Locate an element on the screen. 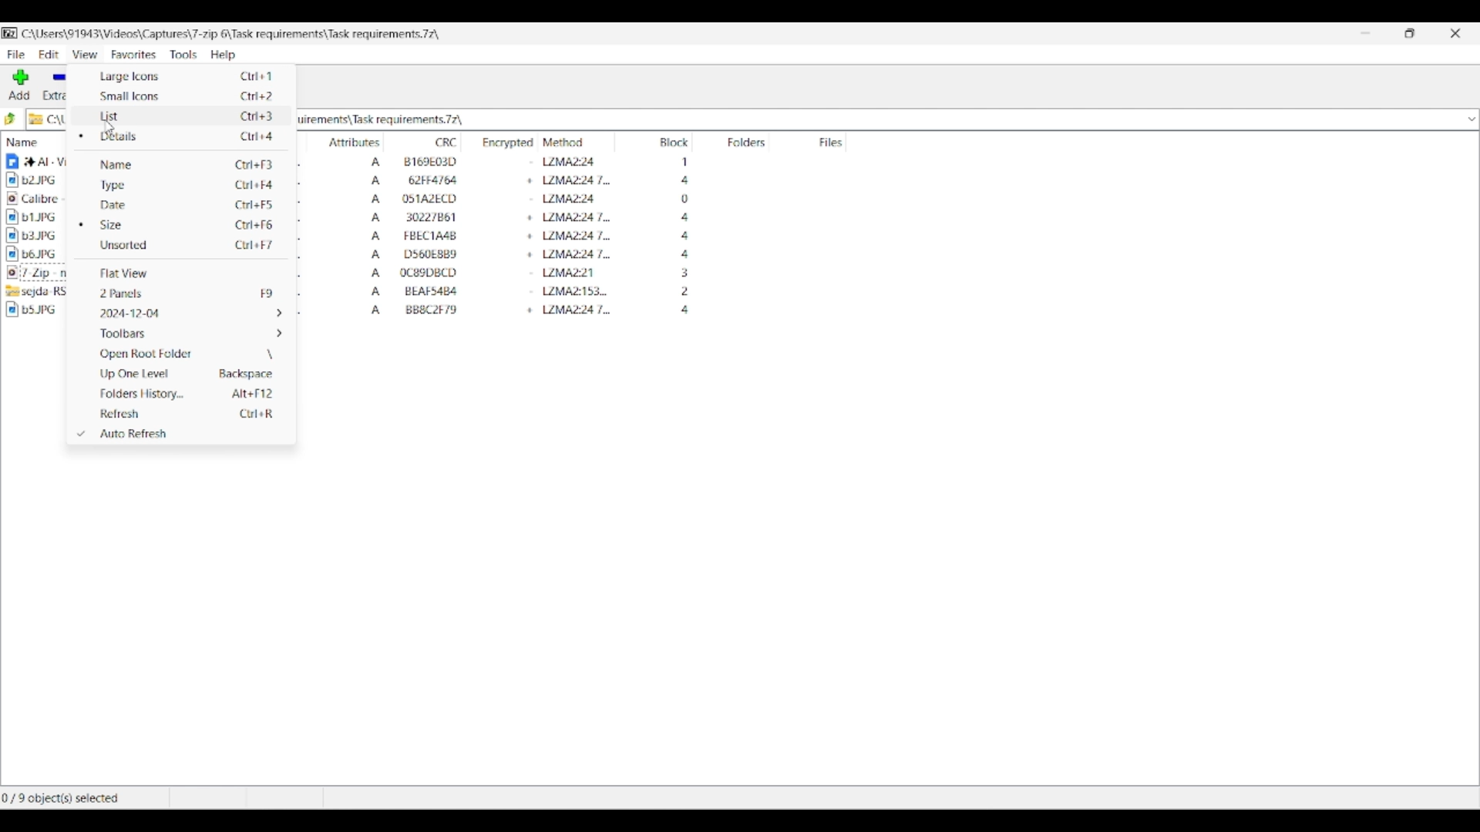 This screenshot has width=1480, height=832. Minimize is located at coordinates (1365, 33).